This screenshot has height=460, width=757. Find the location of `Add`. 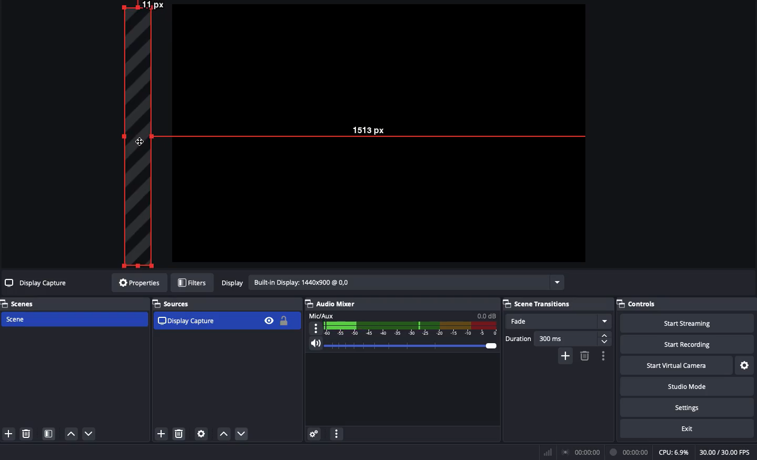

Add is located at coordinates (8, 434).